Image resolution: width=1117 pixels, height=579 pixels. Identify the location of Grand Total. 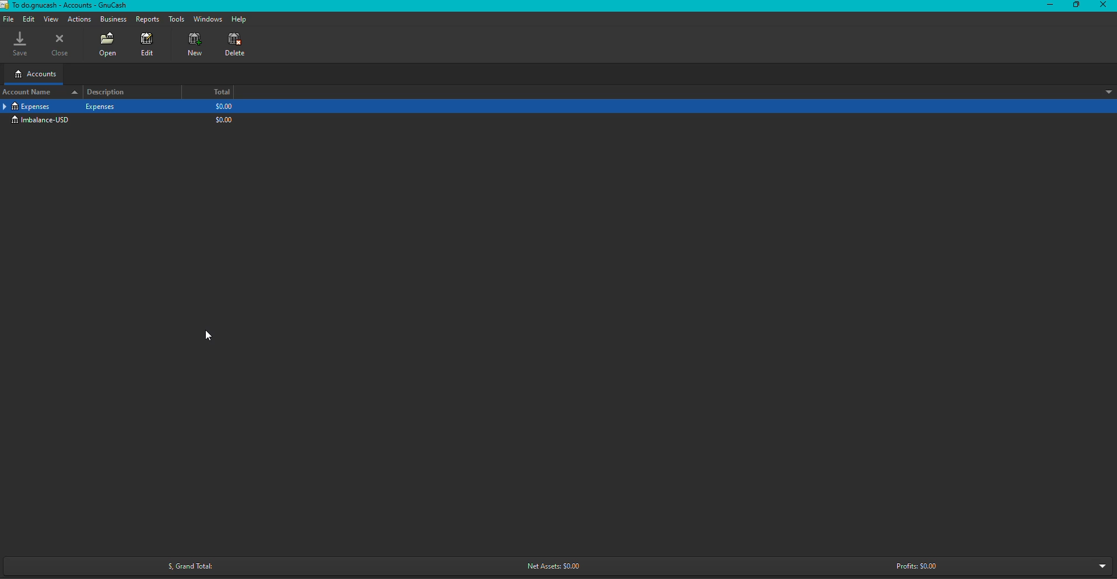
(186, 563).